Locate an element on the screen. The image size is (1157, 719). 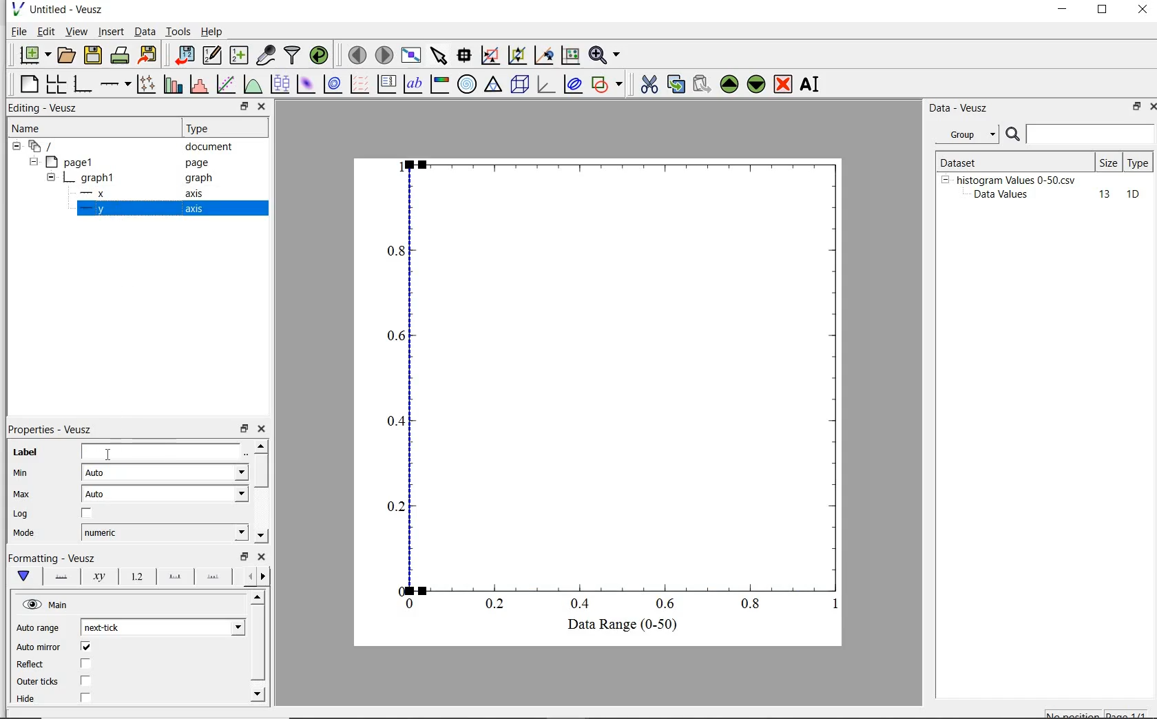
import data into veusz is located at coordinates (187, 55).